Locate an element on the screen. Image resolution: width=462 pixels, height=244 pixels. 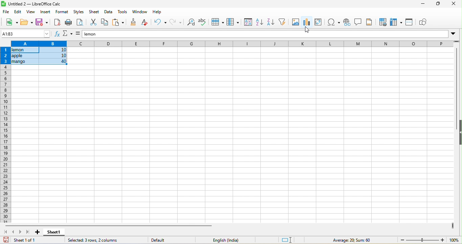
rows is located at coordinates (5, 135).